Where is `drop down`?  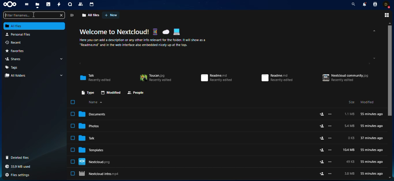
drop down is located at coordinates (61, 59).